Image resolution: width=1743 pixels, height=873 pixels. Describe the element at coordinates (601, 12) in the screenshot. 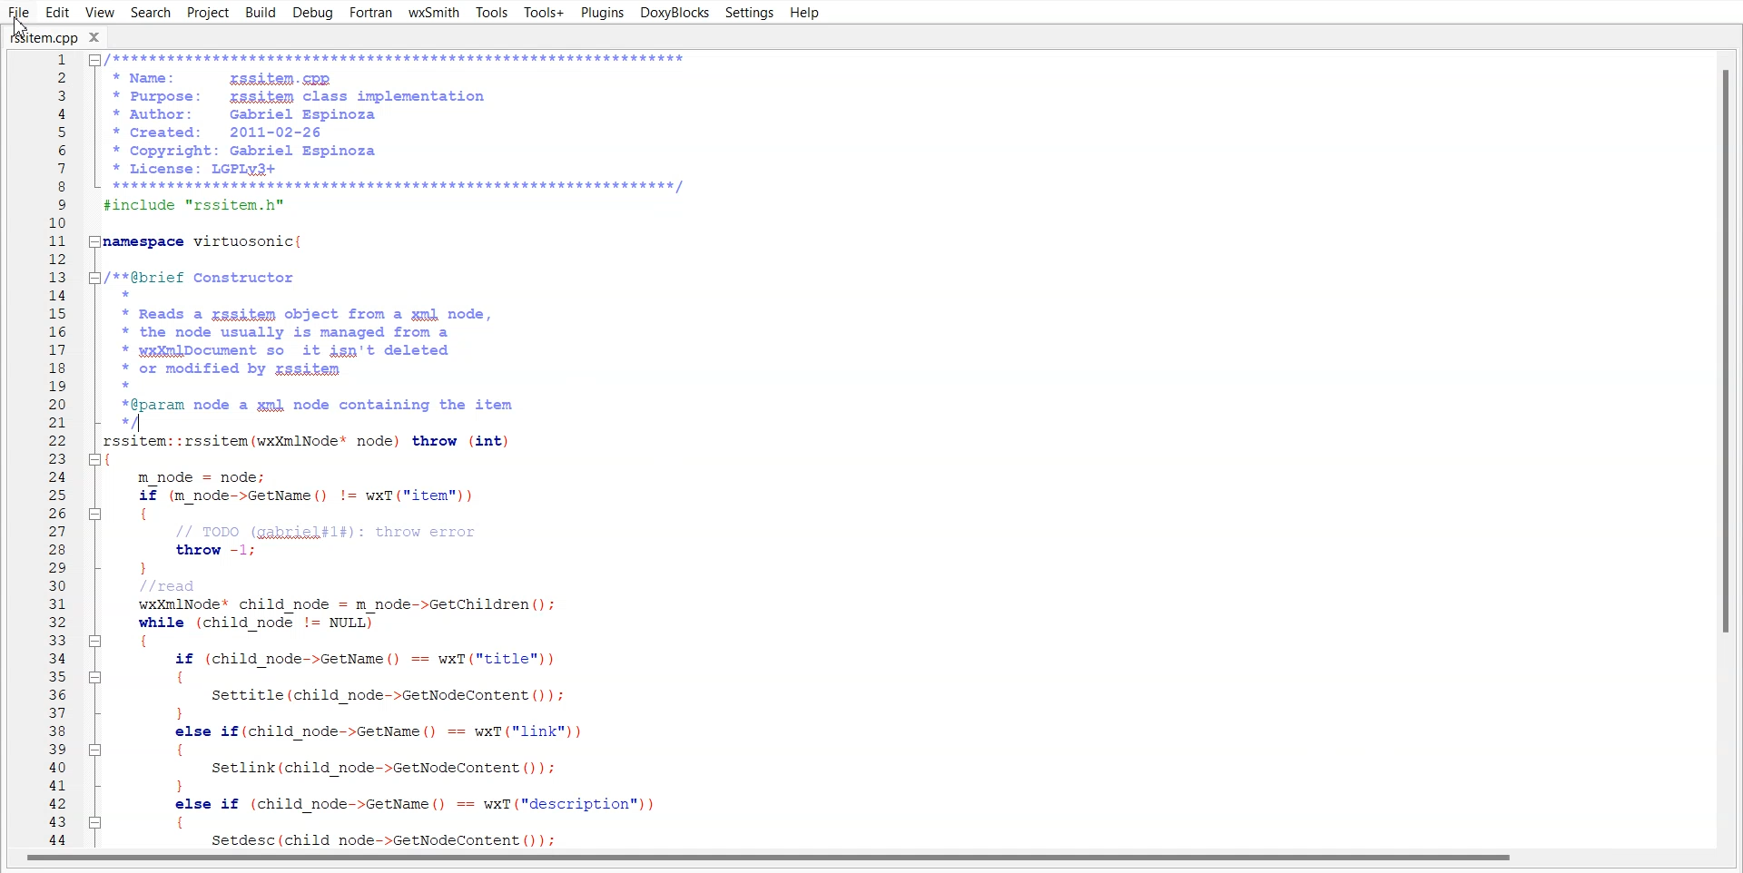

I see `Plugins` at that location.